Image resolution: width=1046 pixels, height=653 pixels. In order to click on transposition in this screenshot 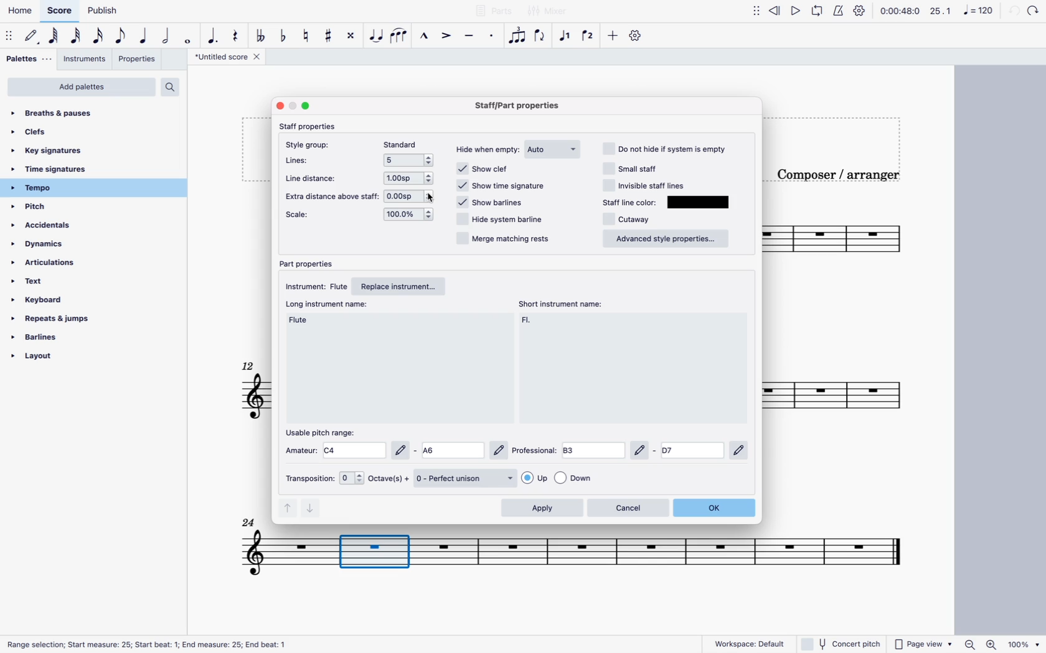, I will do `click(324, 478)`.